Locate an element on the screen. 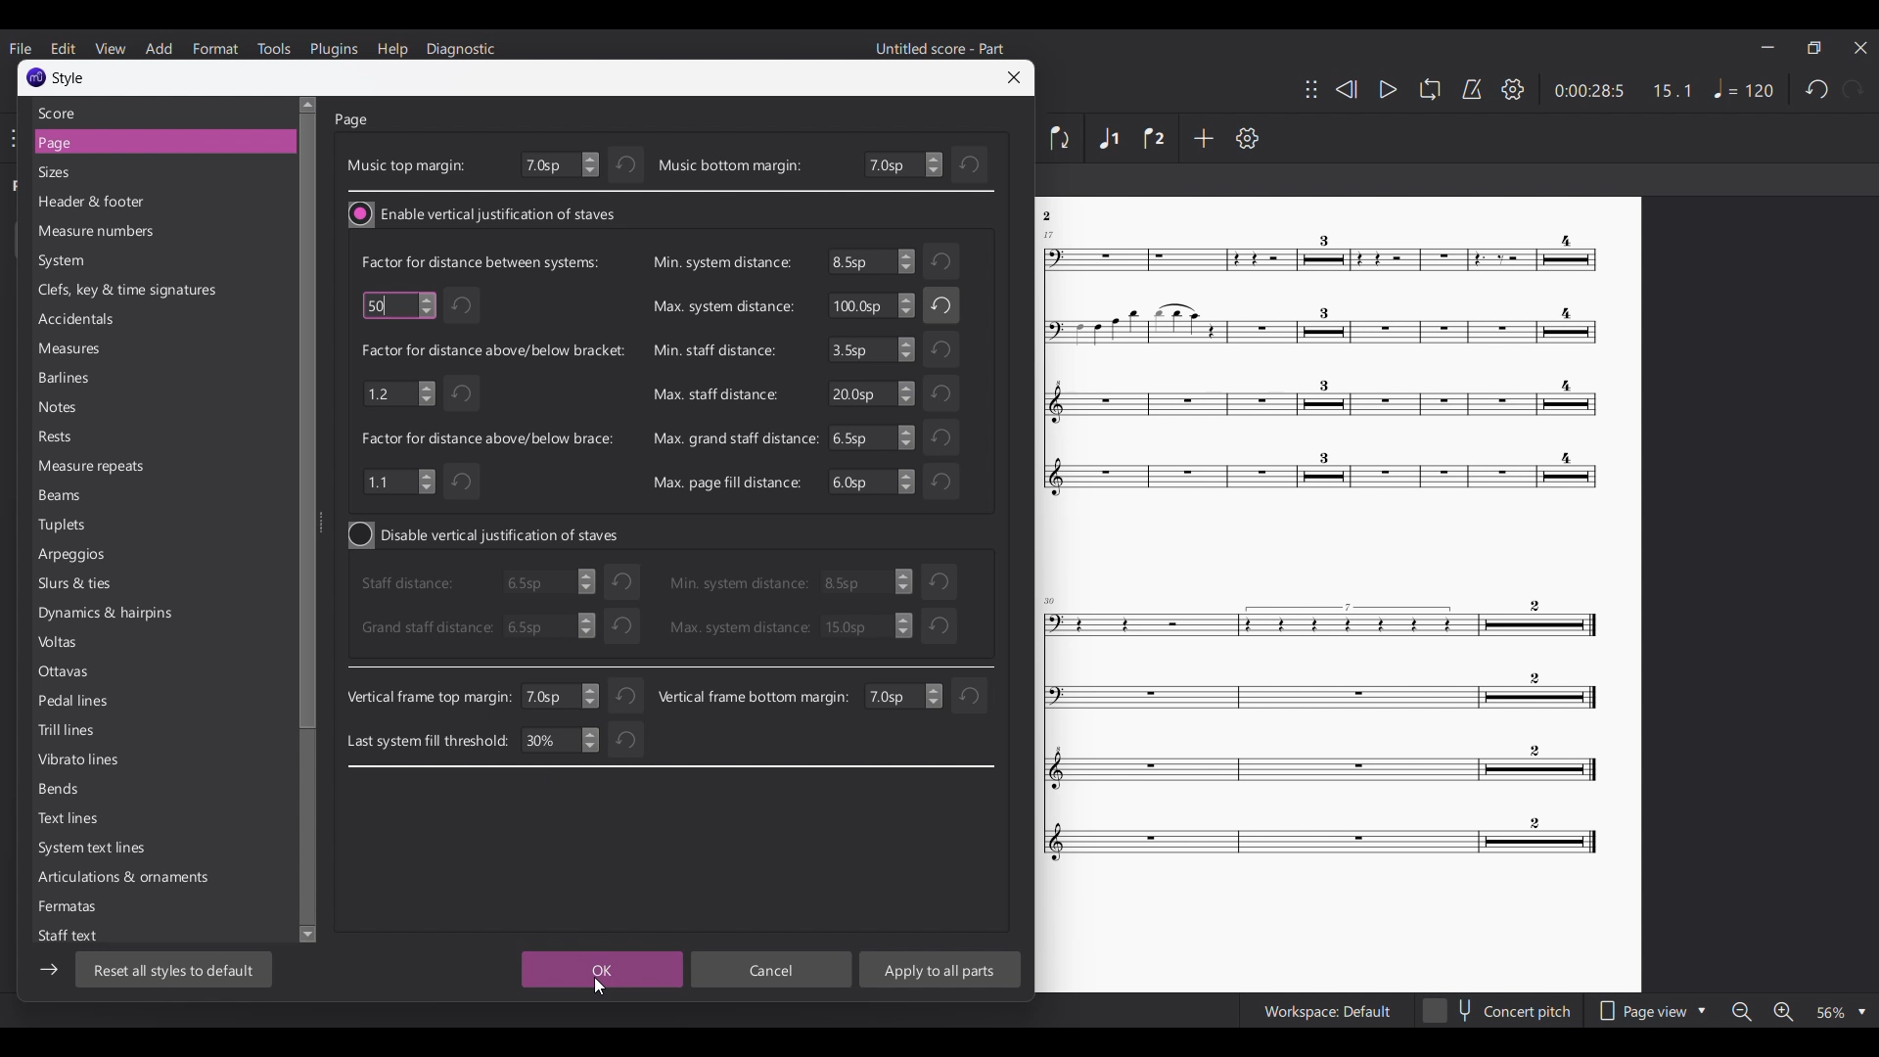 This screenshot has width=1879, height=1057. 50 is located at coordinates (397, 303).